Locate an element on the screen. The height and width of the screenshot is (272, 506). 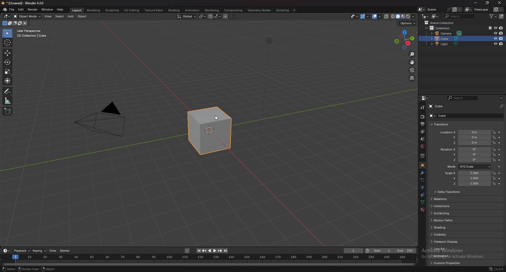
mode is located at coordinates (468, 166).